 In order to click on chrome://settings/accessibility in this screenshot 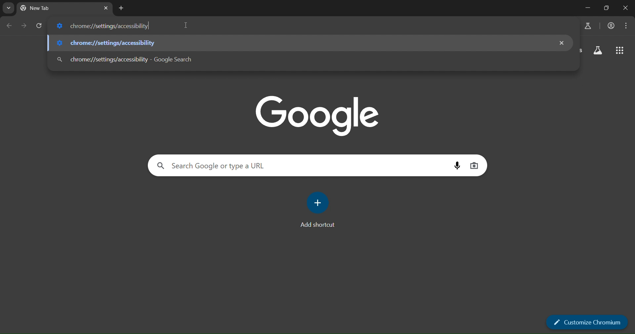, I will do `click(102, 26)`.